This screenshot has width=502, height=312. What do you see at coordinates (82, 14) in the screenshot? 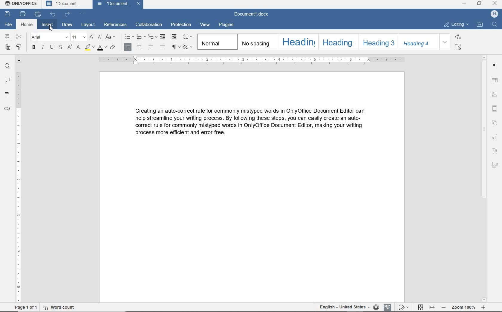
I see `customize quick access toolbar` at bounding box center [82, 14].